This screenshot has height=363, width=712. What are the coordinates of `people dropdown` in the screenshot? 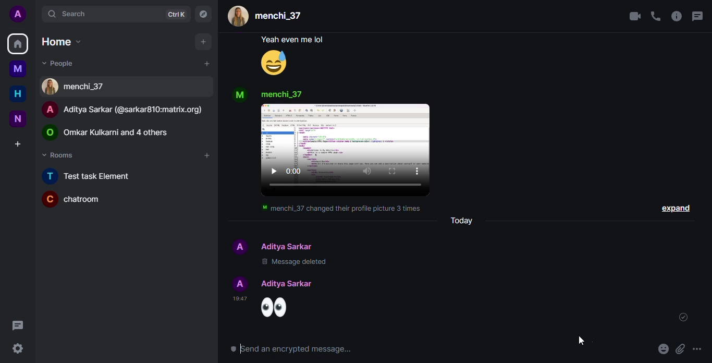 It's located at (59, 63).